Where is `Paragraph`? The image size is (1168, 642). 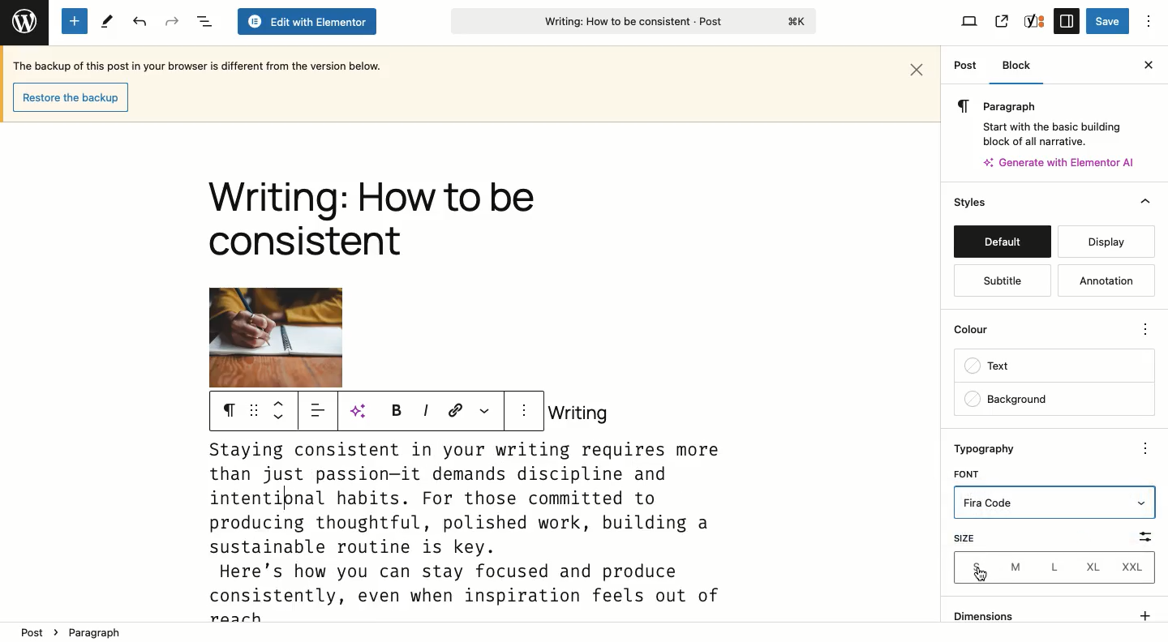 Paragraph is located at coordinates (229, 411).